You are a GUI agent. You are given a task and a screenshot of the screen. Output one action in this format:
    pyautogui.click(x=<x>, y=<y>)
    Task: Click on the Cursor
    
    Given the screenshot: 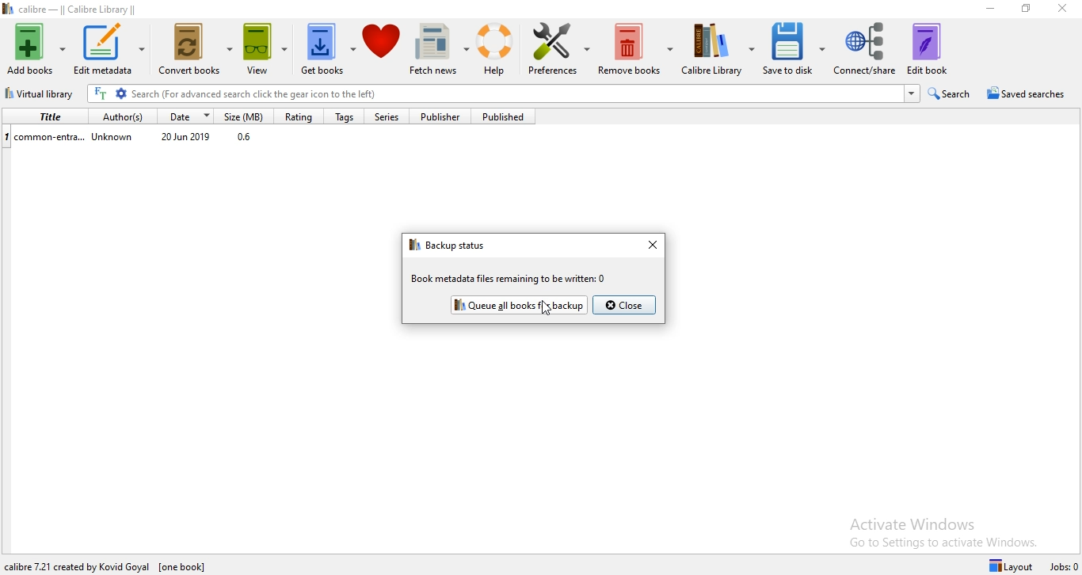 What is the action you would take?
    pyautogui.click(x=548, y=308)
    